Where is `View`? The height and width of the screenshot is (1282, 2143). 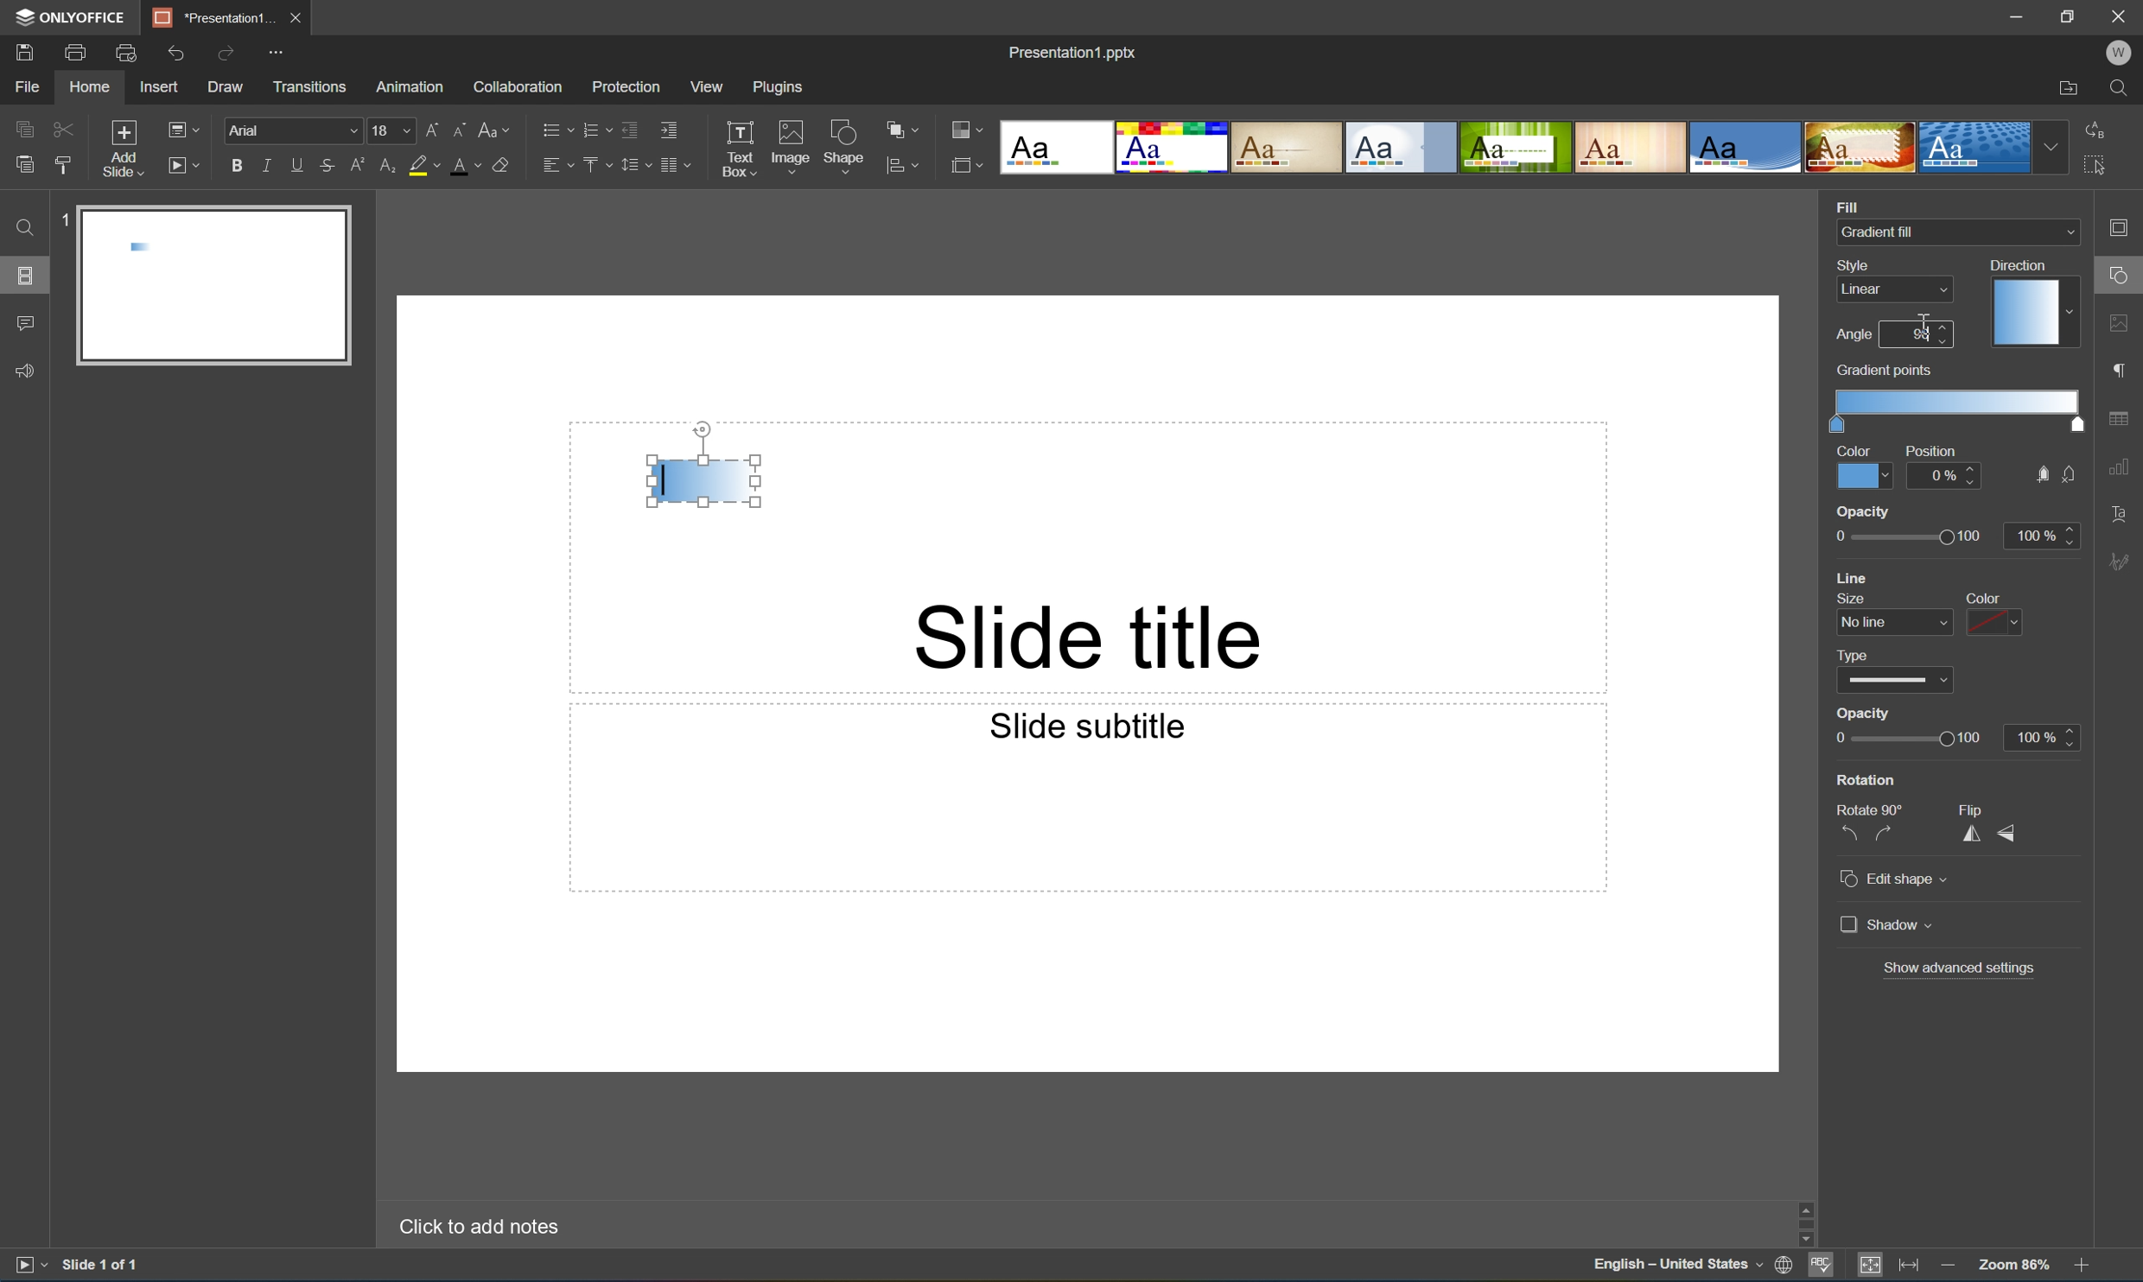 View is located at coordinates (709, 87).